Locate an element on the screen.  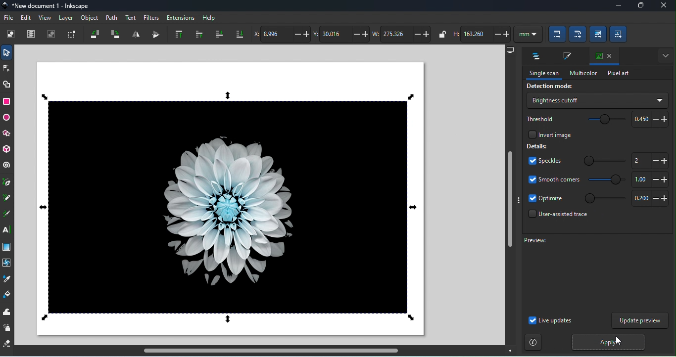
Select all in all layers is located at coordinates (32, 34).